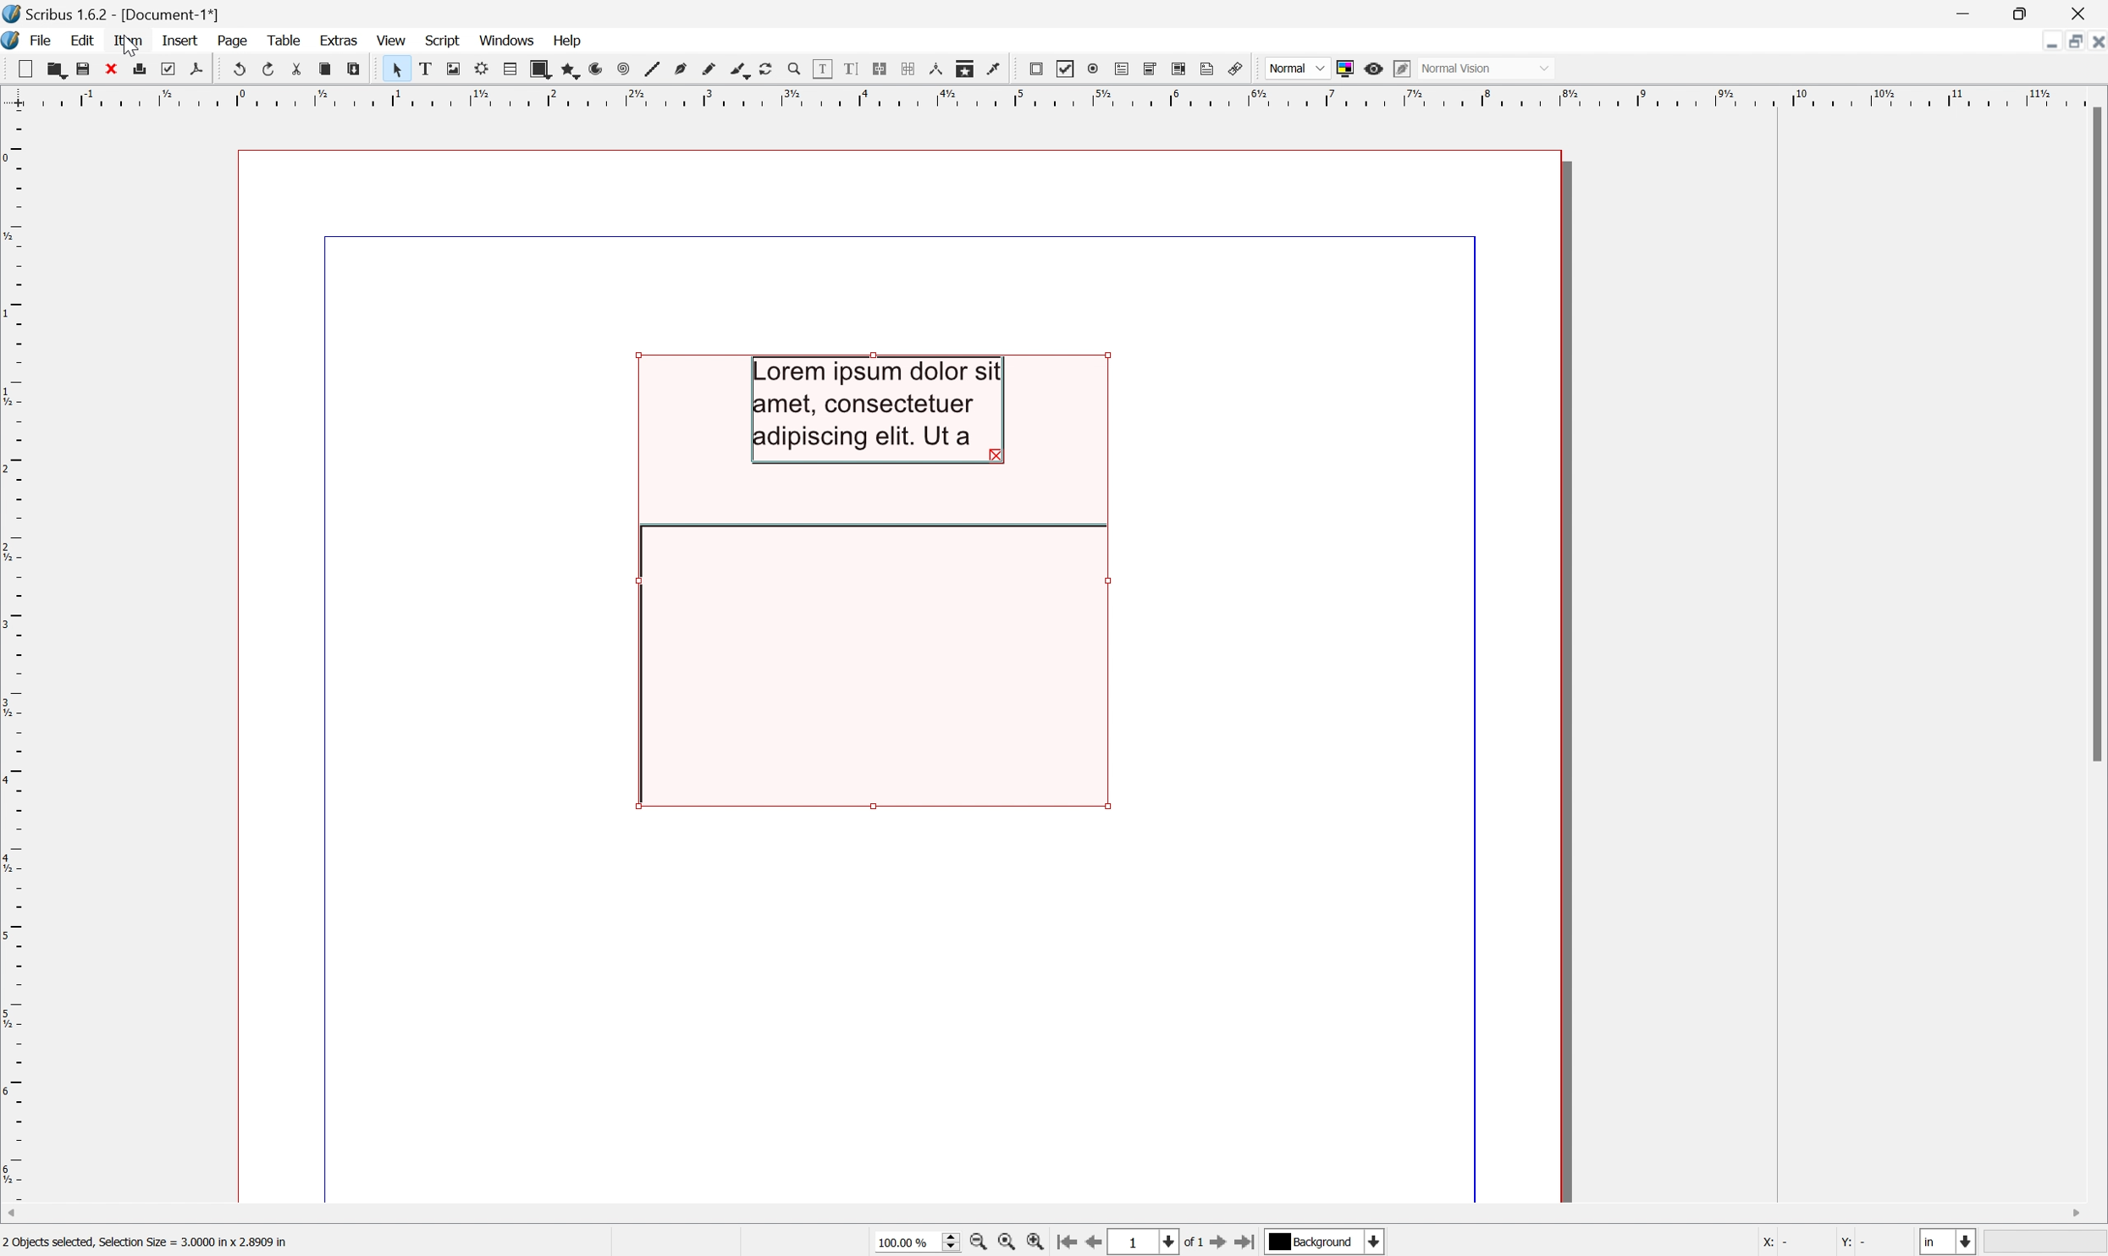 This screenshot has width=2108, height=1256. What do you see at coordinates (937, 69) in the screenshot?
I see `Measurements` at bounding box center [937, 69].